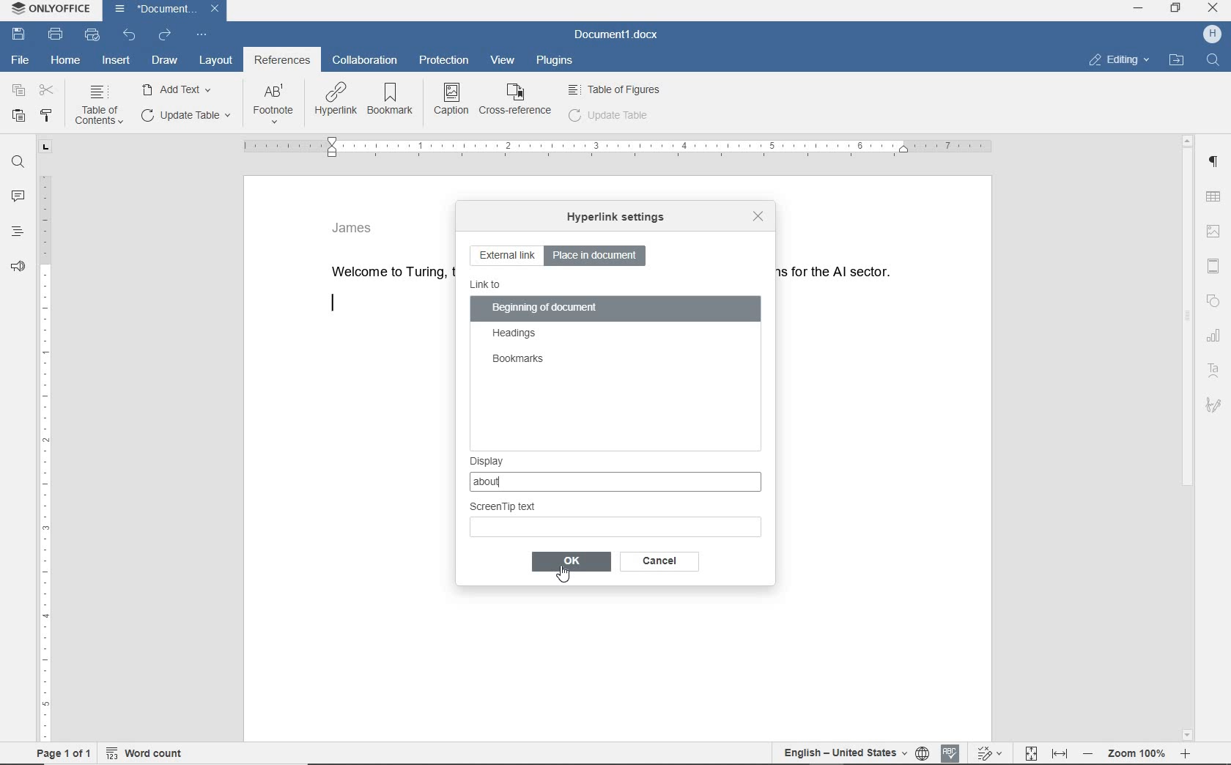 Image resolution: width=1231 pixels, height=765 pixels. Describe the element at coordinates (516, 99) in the screenshot. I see `CROSS REFERENCE` at that location.